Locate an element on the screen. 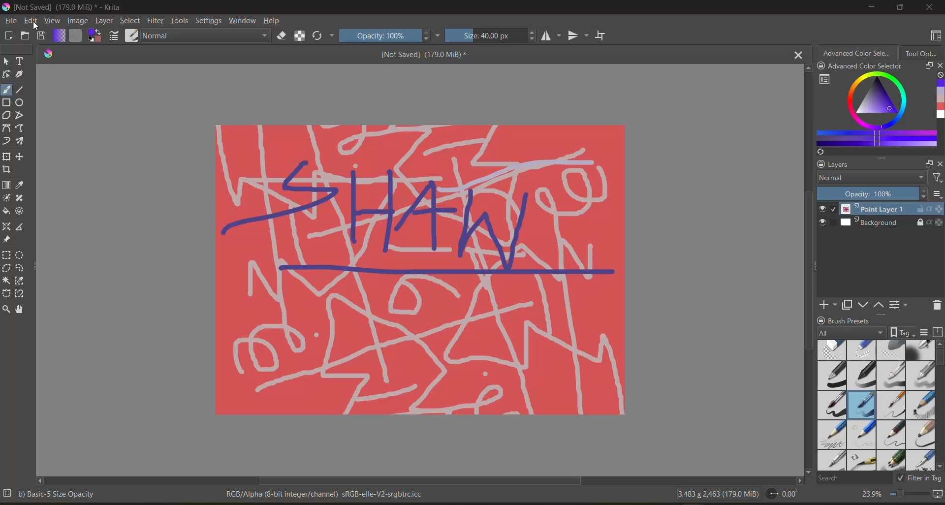  flip horizontally is located at coordinates (552, 35).